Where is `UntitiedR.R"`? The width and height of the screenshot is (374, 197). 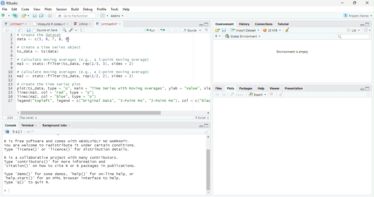
UntitiedR.R" is located at coordinates (106, 24).